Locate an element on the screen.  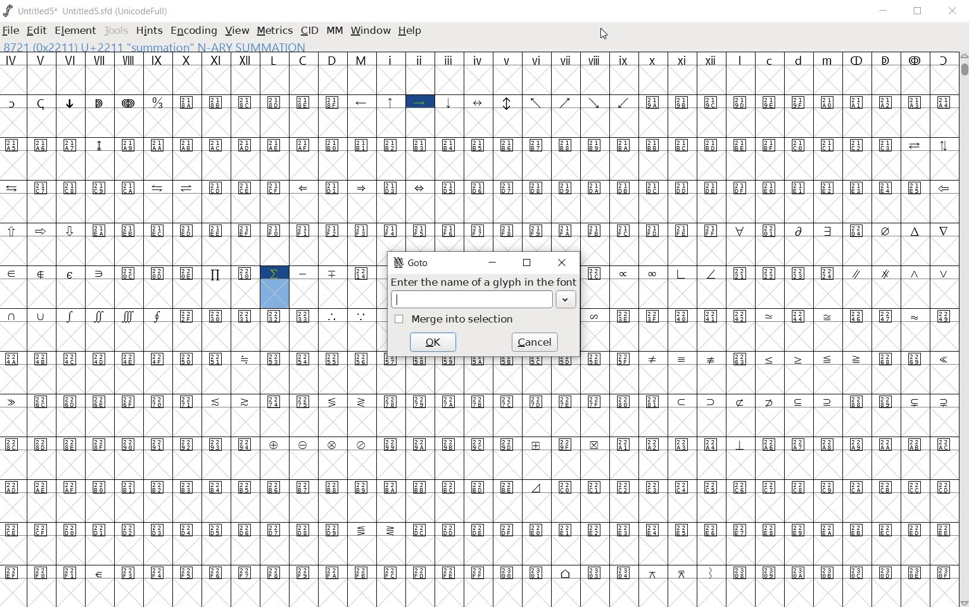
special symbols is located at coordinates (478, 401).